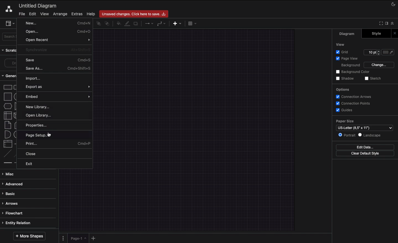 Image resolution: width=398 pixels, height=243 pixels. Describe the element at coordinates (365, 154) in the screenshot. I see `Clear default style` at that location.